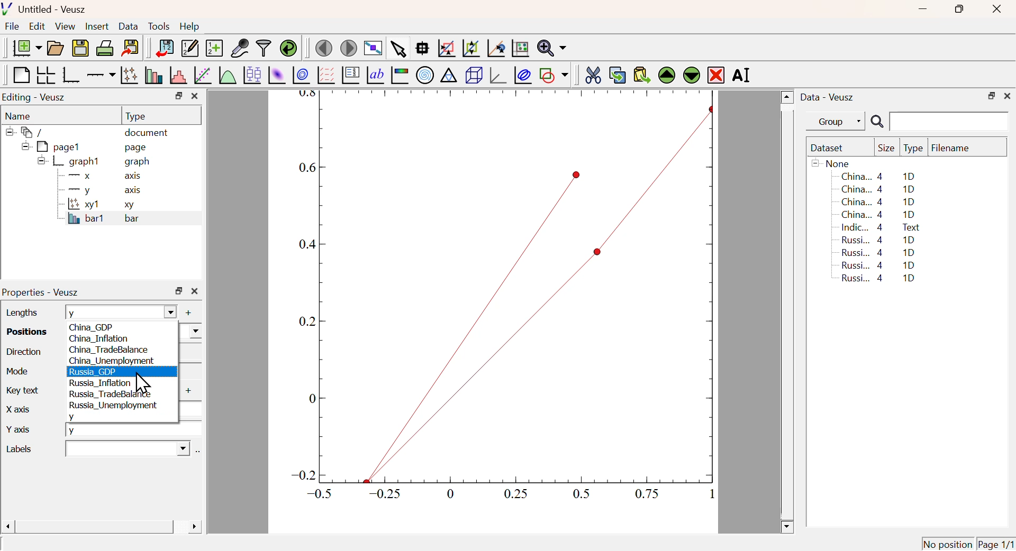  I want to click on Plot bar charts, so click(153, 75).